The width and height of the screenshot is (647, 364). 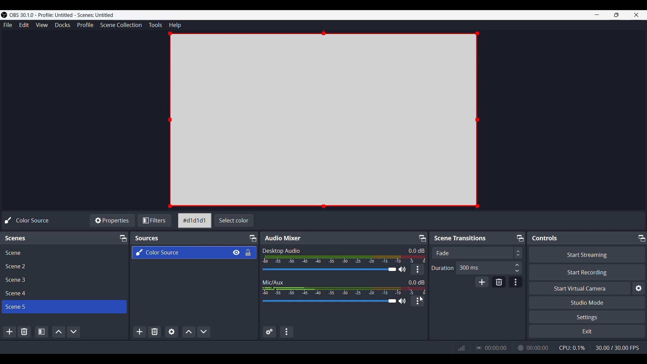 What do you see at coordinates (496, 347) in the screenshot?
I see `00:00:00` at bounding box center [496, 347].